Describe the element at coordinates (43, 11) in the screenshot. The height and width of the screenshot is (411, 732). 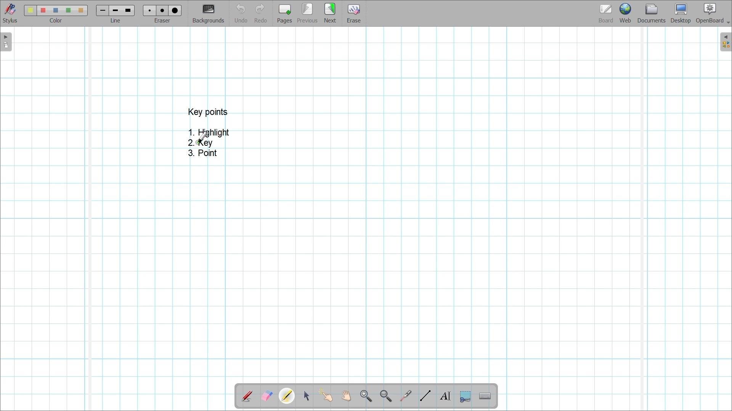
I see `color 2` at that location.